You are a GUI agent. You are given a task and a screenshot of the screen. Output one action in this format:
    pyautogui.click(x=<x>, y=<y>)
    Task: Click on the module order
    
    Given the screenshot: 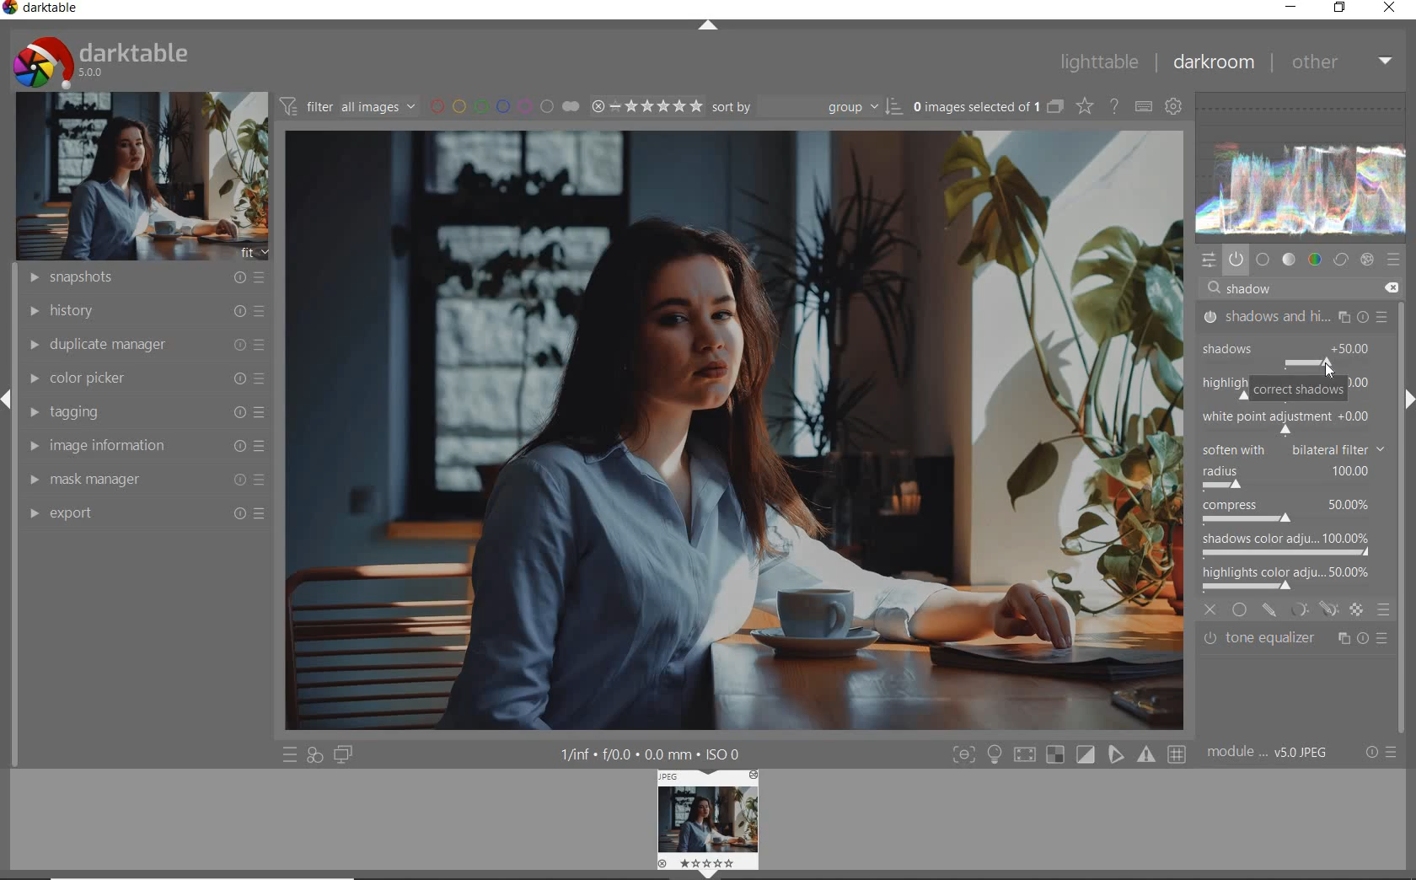 What is the action you would take?
    pyautogui.click(x=1273, y=754)
    